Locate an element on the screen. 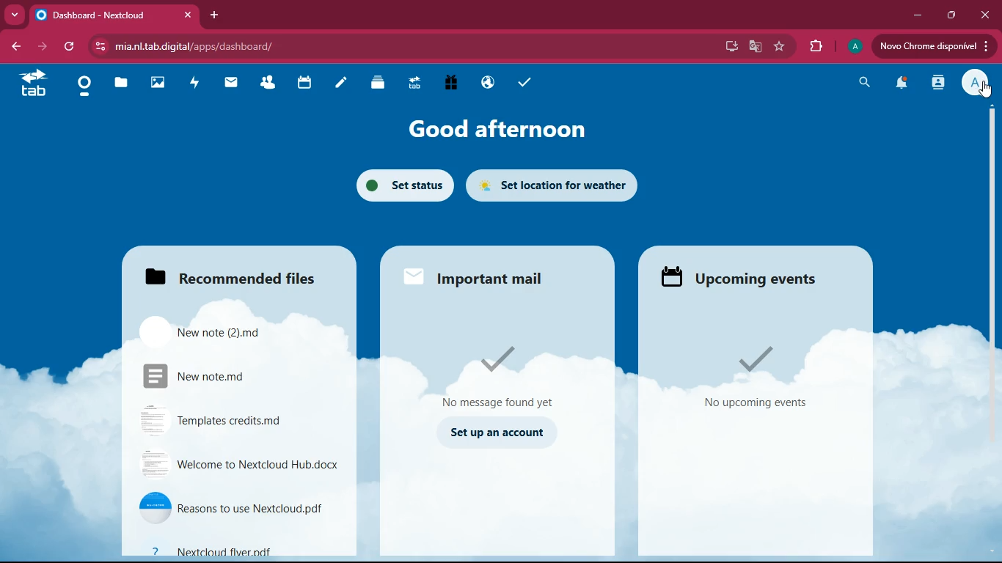 This screenshot has width=1002, height=563. public is located at coordinates (486, 84).